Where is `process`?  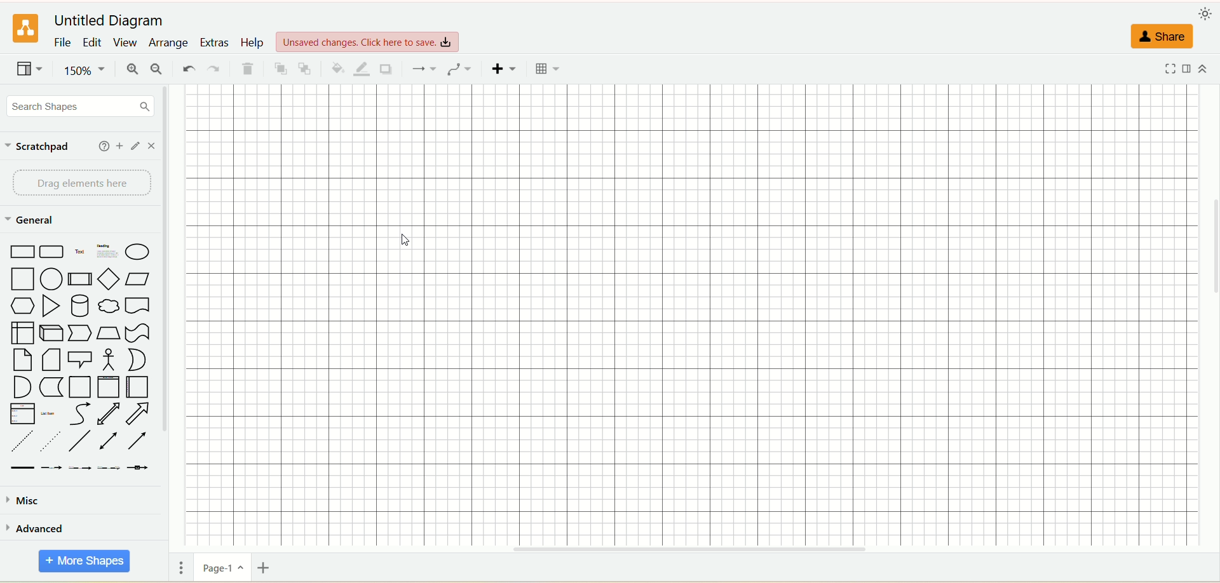
process is located at coordinates (79, 278).